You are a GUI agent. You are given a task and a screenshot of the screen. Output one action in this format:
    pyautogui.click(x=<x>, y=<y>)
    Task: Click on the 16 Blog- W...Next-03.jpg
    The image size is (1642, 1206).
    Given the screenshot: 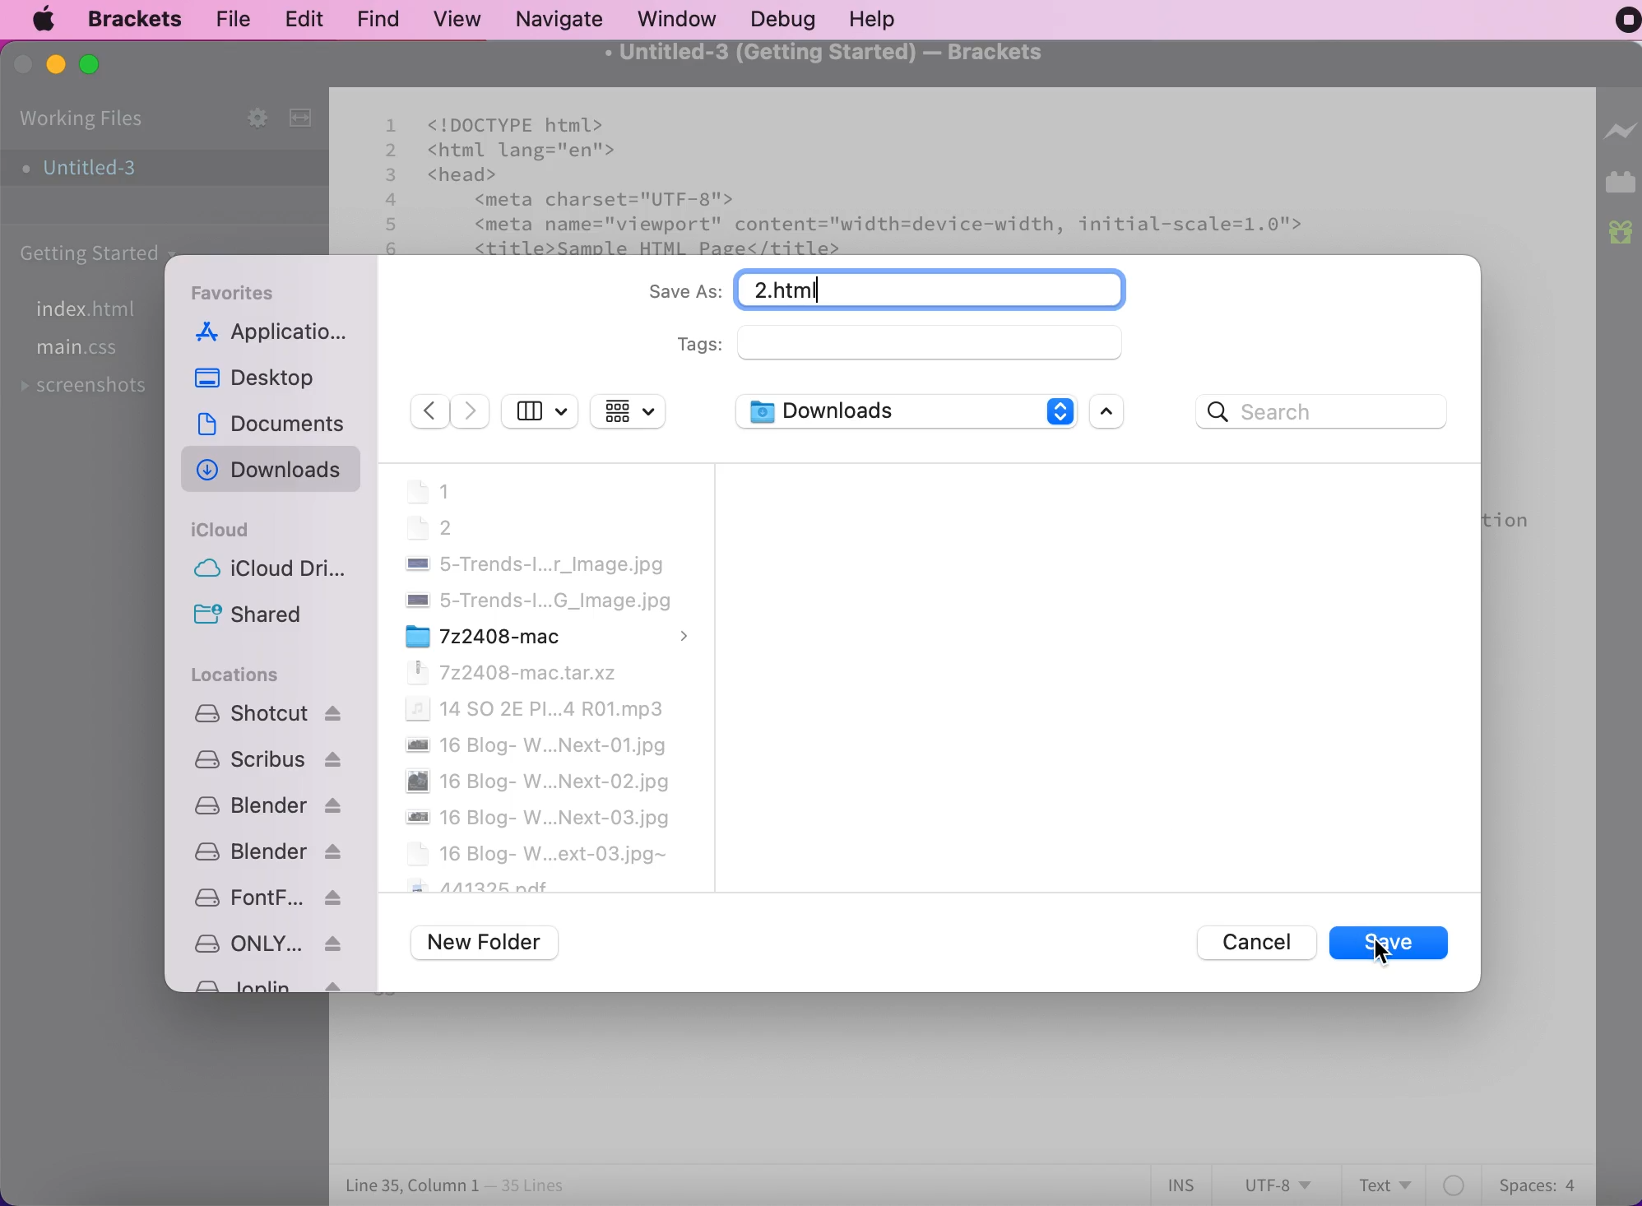 What is the action you would take?
    pyautogui.click(x=538, y=818)
    